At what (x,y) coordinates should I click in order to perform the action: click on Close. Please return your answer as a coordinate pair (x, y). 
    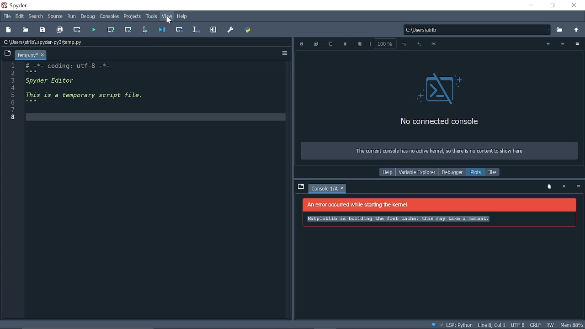
    Looking at the image, I should click on (575, 6).